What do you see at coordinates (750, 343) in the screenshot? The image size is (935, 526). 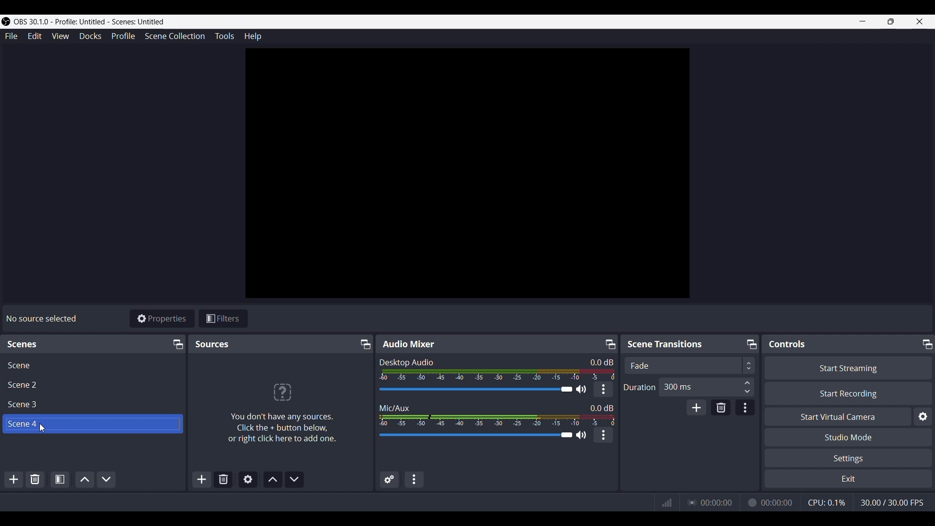 I see ` Undock/Pop-out icon` at bounding box center [750, 343].